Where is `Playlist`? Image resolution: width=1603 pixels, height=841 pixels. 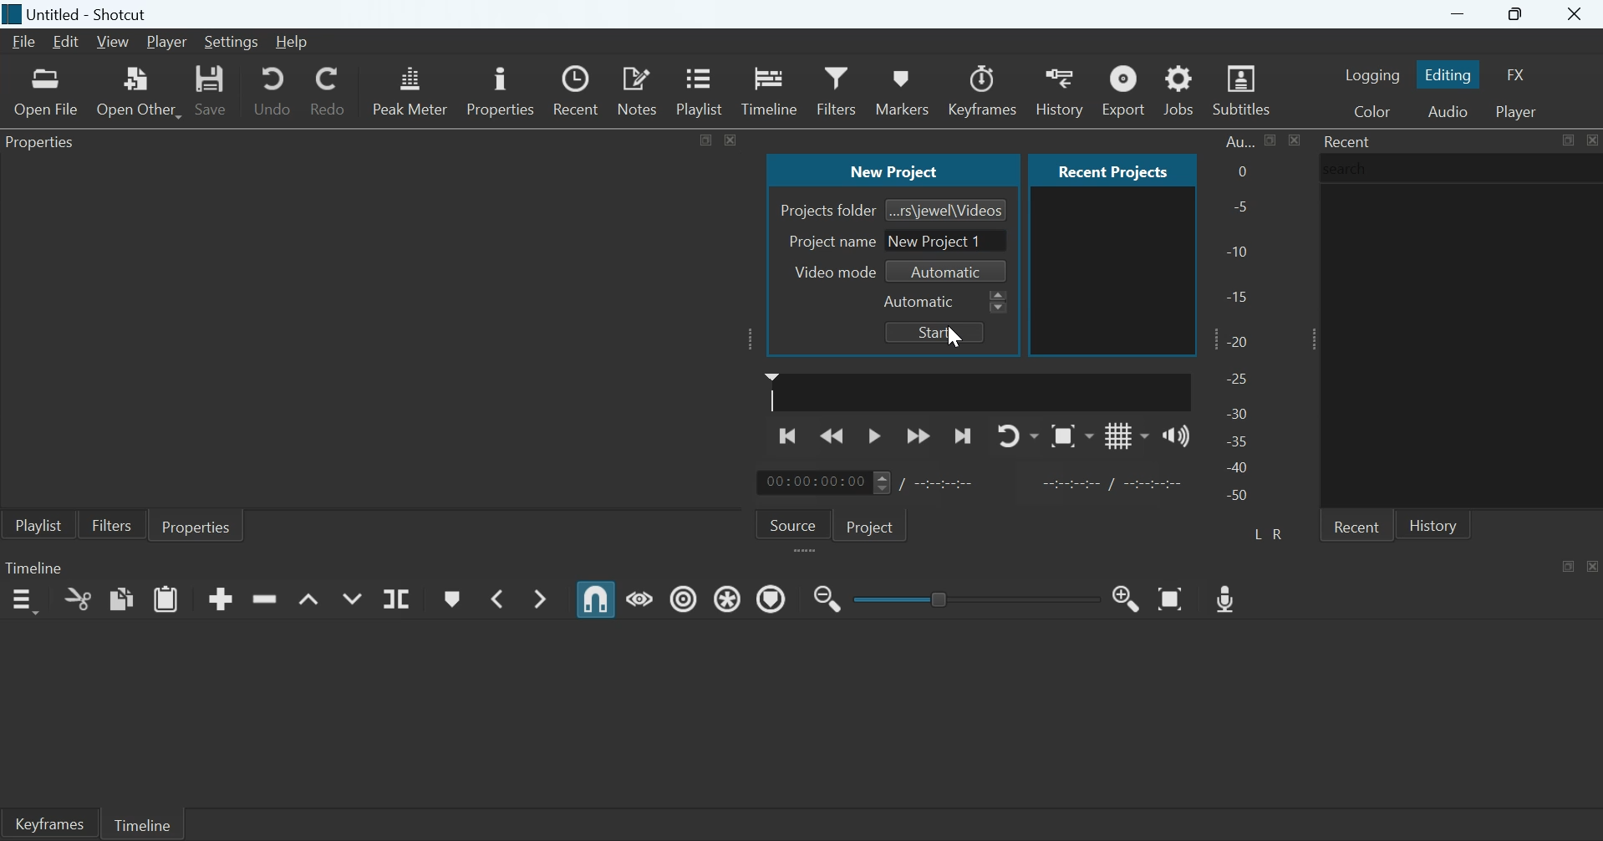
Playlist is located at coordinates (38, 524).